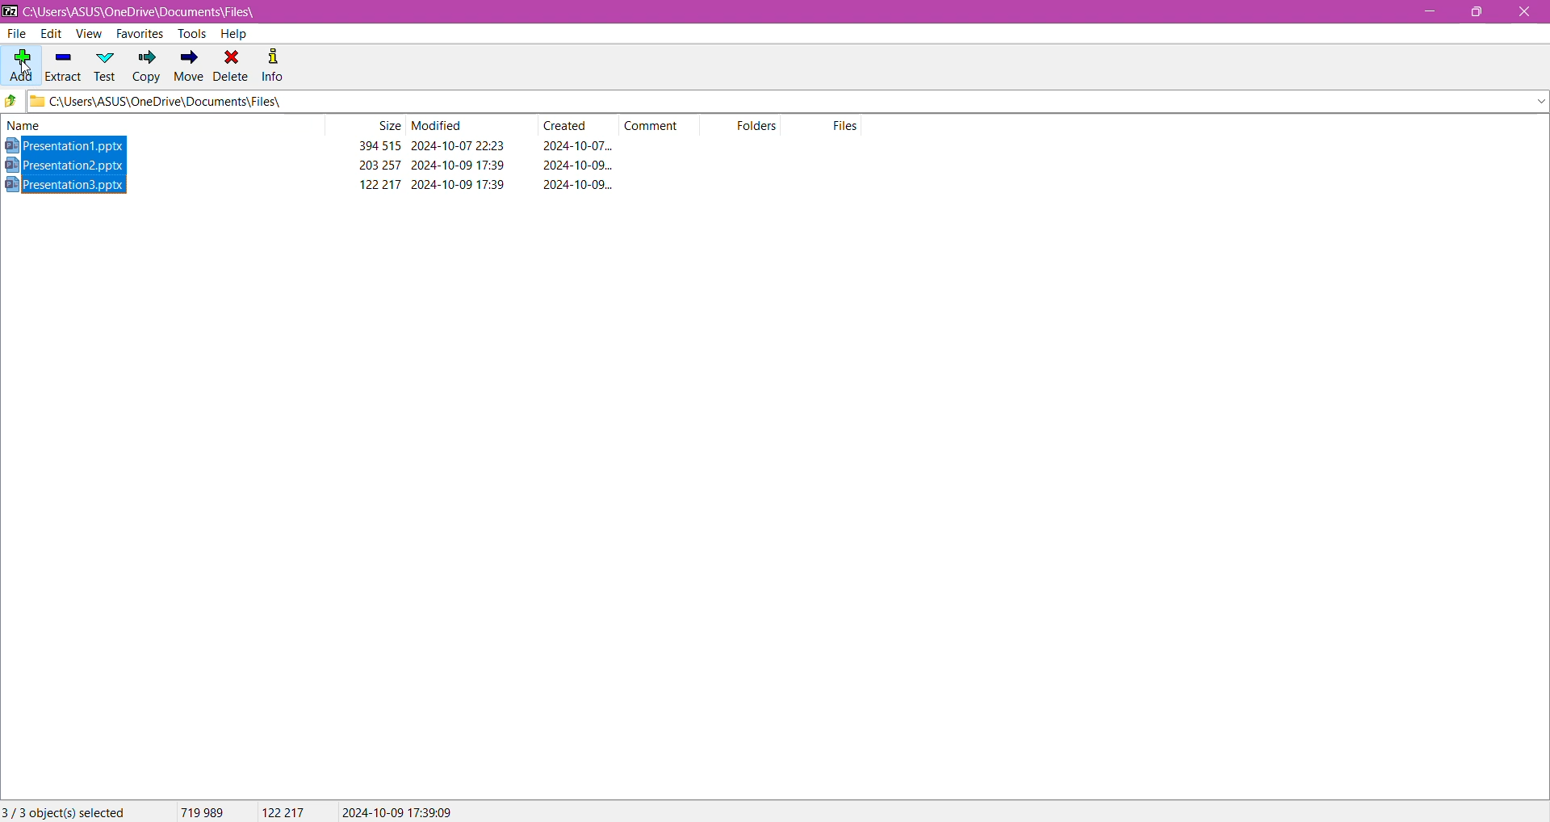 Image resolution: width=1550 pixels, height=822 pixels. What do you see at coordinates (11, 103) in the screenshot?
I see `Move back one step` at bounding box center [11, 103].